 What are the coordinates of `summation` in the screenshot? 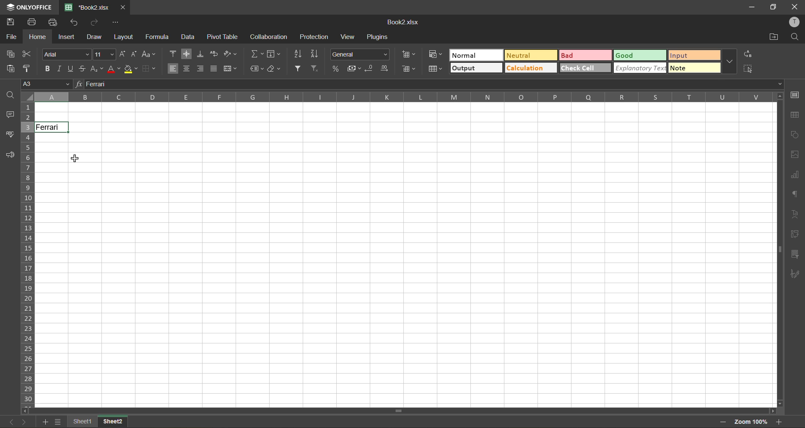 It's located at (257, 54).